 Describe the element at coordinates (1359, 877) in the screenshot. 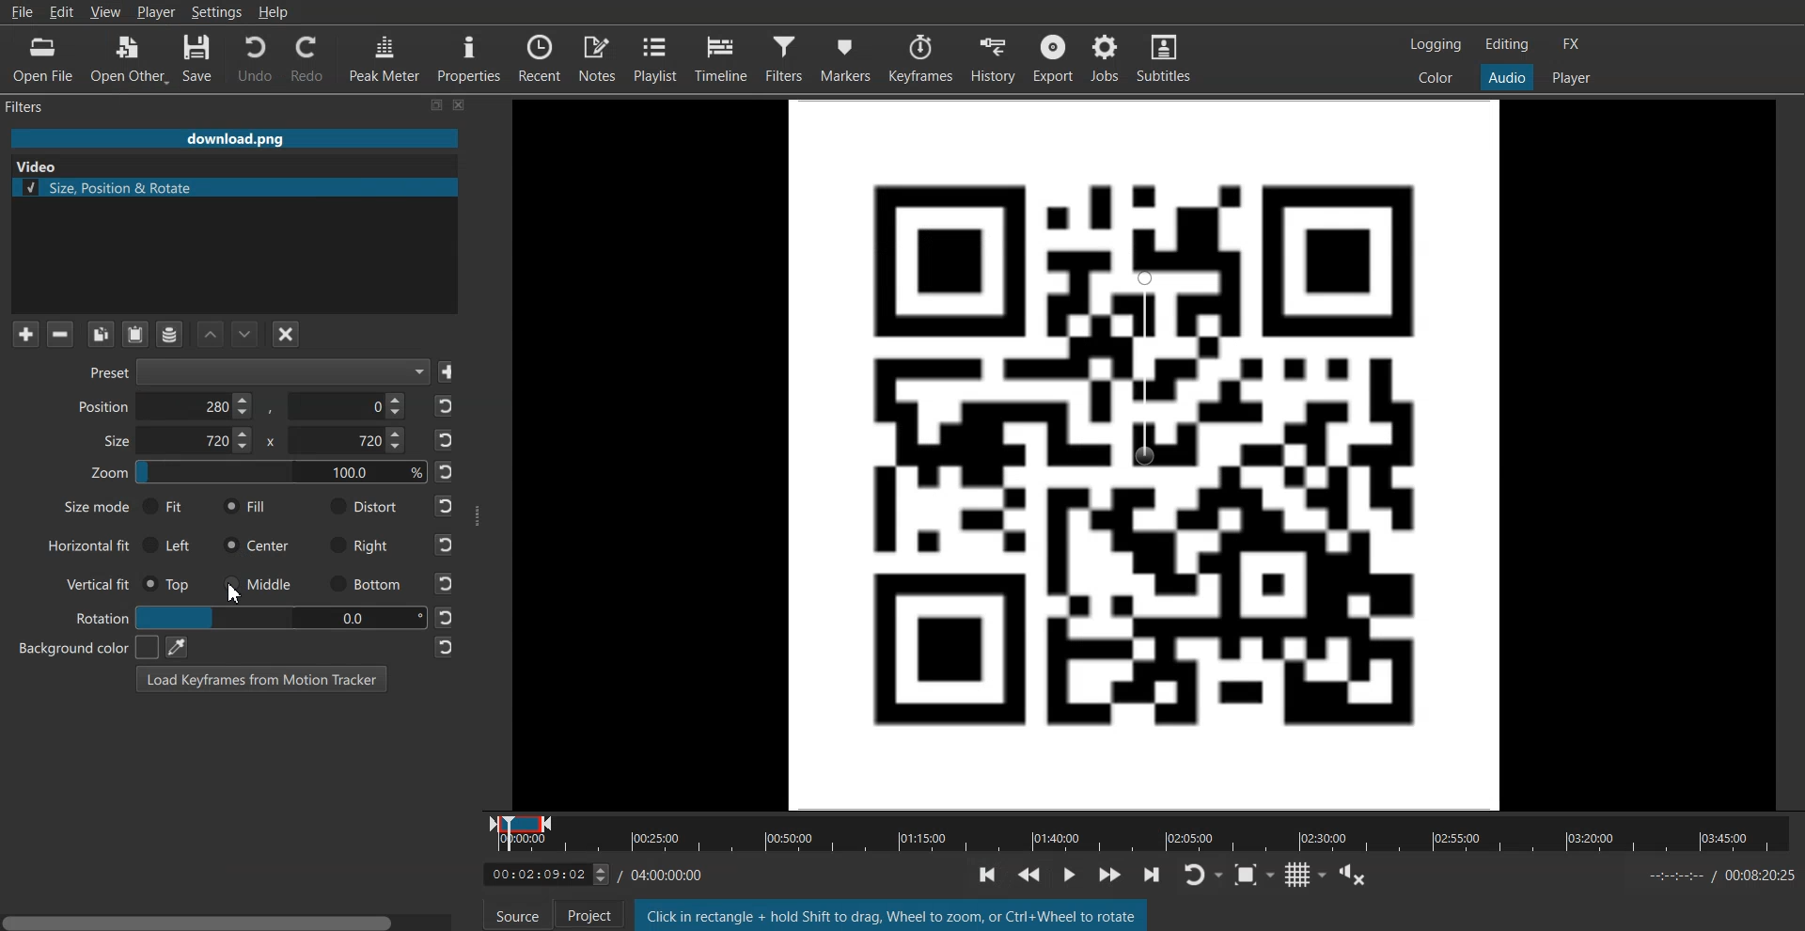

I see `Show the volume control` at that location.